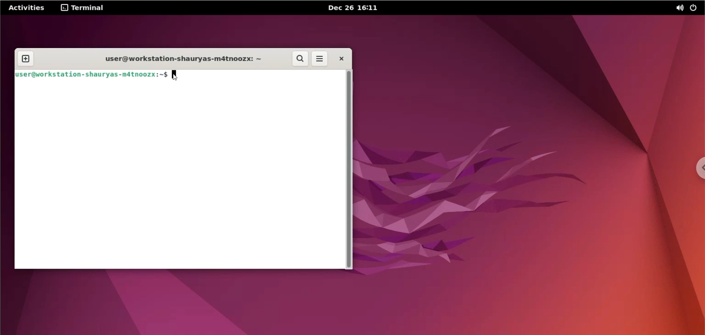 The width and height of the screenshot is (705, 335). I want to click on scrollbar, so click(347, 170).